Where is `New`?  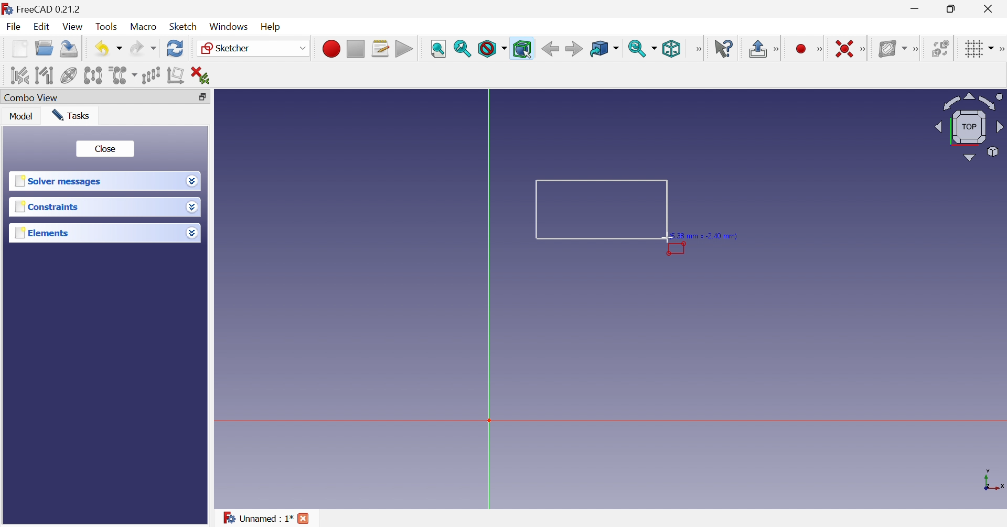 New is located at coordinates (19, 48).